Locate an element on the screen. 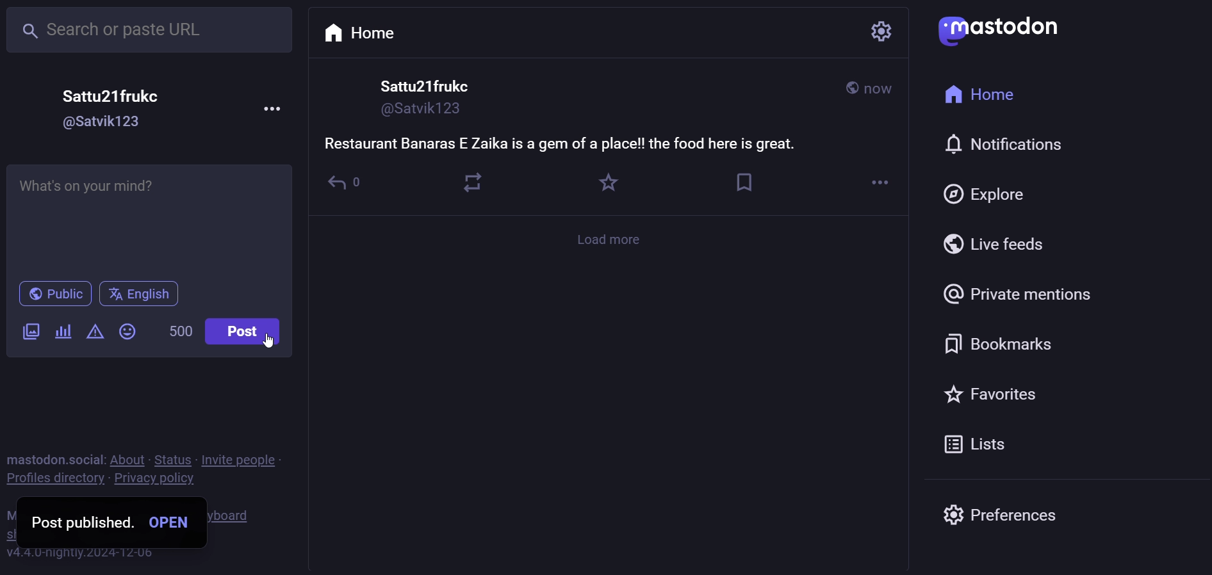 Image resolution: width=1212 pixels, height=575 pixels. Sattu21frukc is located at coordinates (424, 86).